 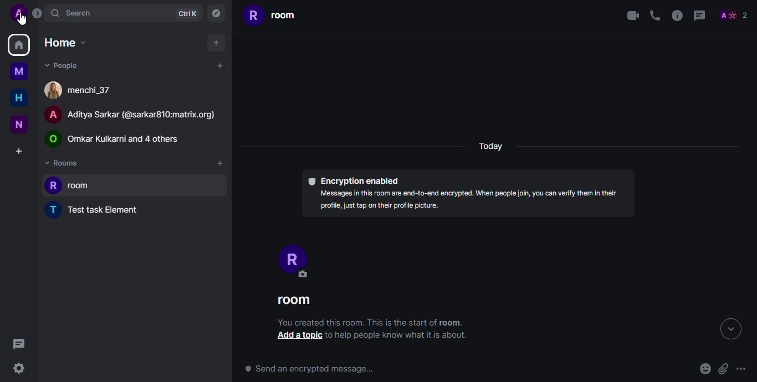 What do you see at coordinates (21, 151) in the screenshot?
I see `create space` at bounding box center [21, 151].